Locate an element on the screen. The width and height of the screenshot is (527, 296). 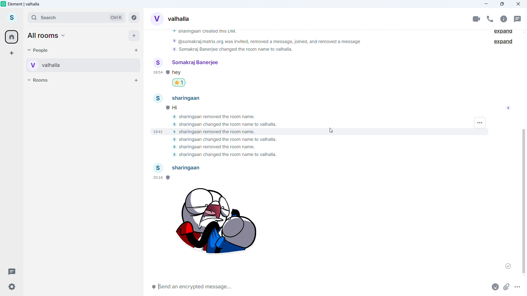
home is located at coordinates (12, 37).